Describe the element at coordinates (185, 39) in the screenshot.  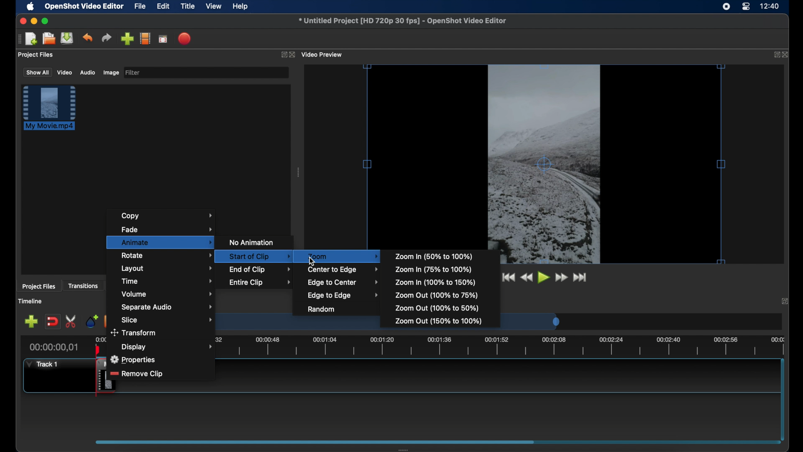
I see `export video` at that location.